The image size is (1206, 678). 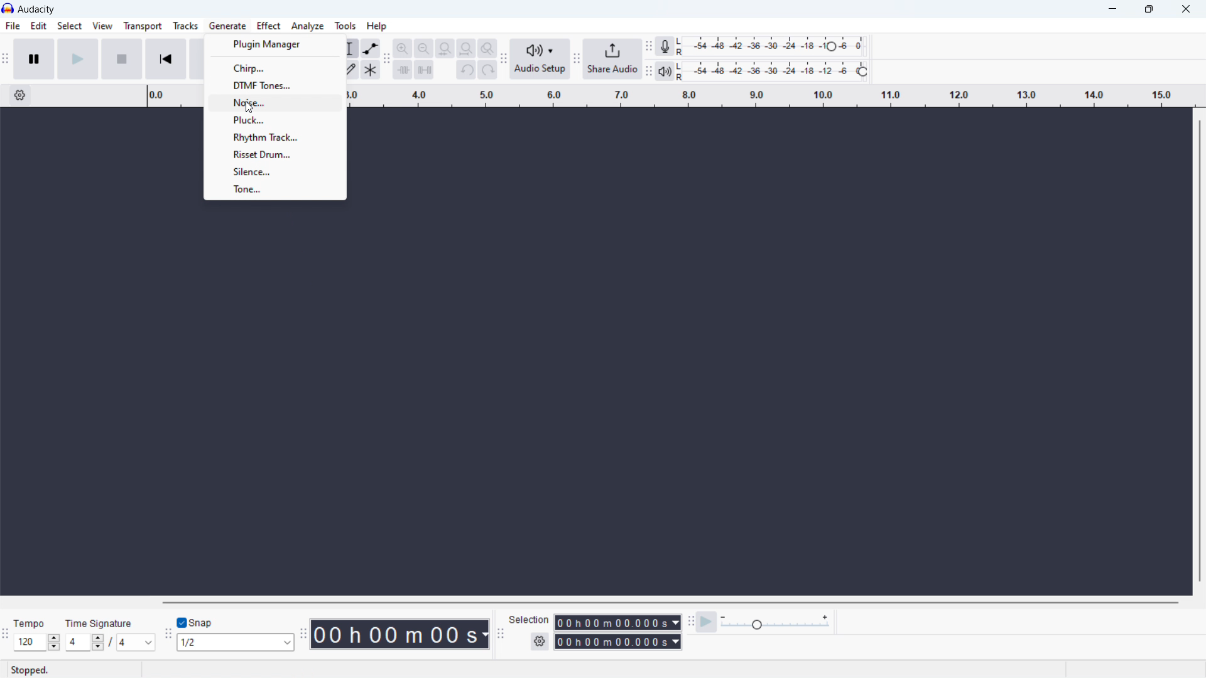 What do you see at coordinates (1198, 350) in the screenshot?
I see `vertical scrollbar` at bounding box center [1198, 350].